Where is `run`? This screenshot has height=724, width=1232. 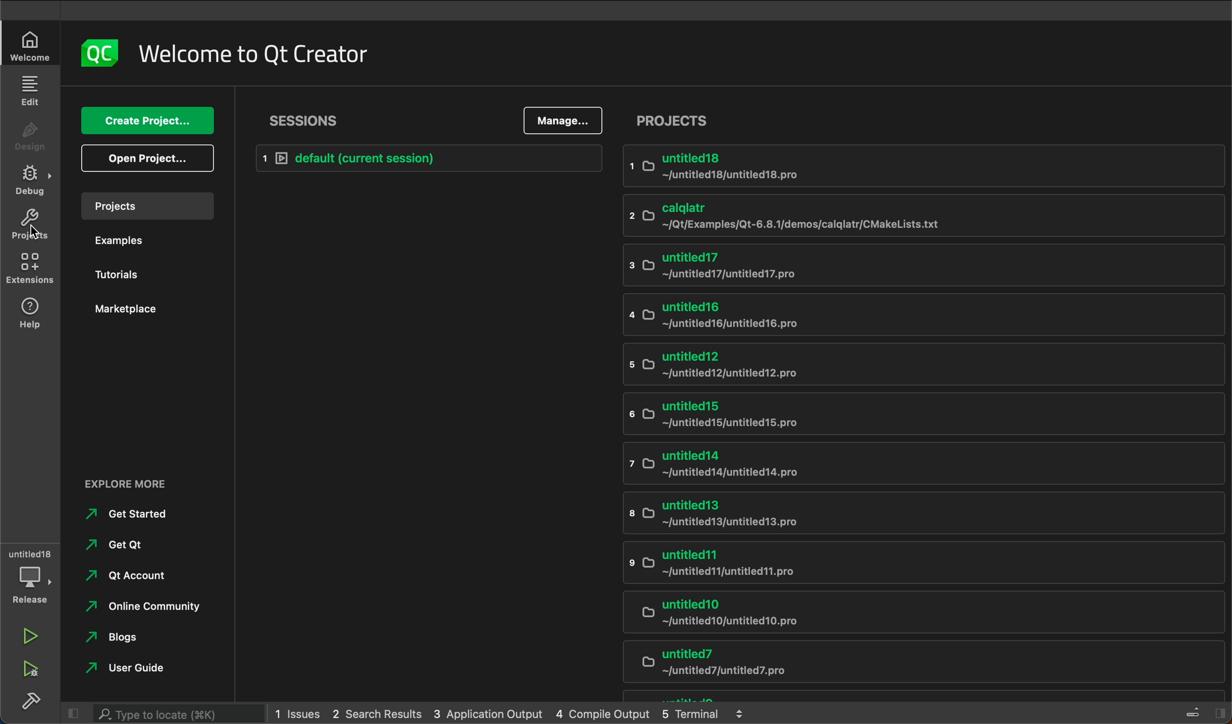
run is located at coordinates (31, 634).